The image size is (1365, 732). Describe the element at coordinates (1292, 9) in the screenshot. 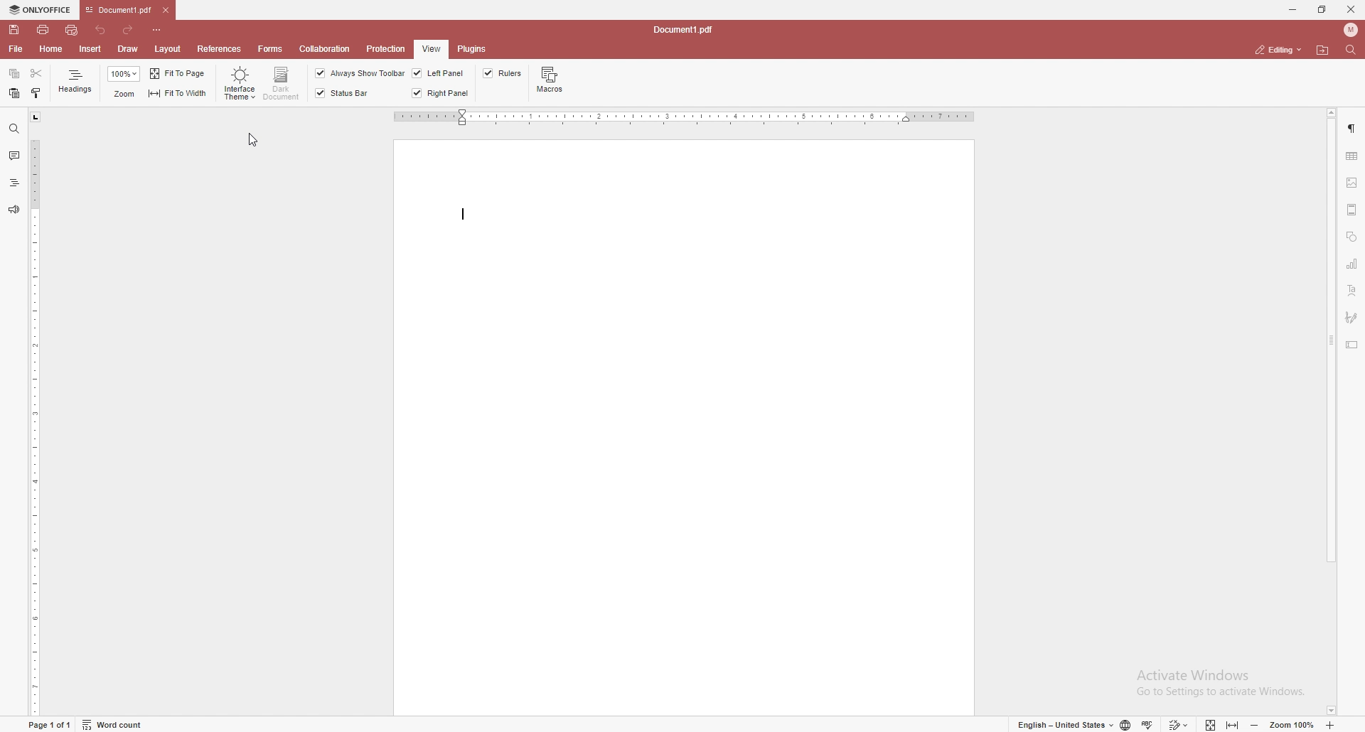

I see `minimize` at that location.